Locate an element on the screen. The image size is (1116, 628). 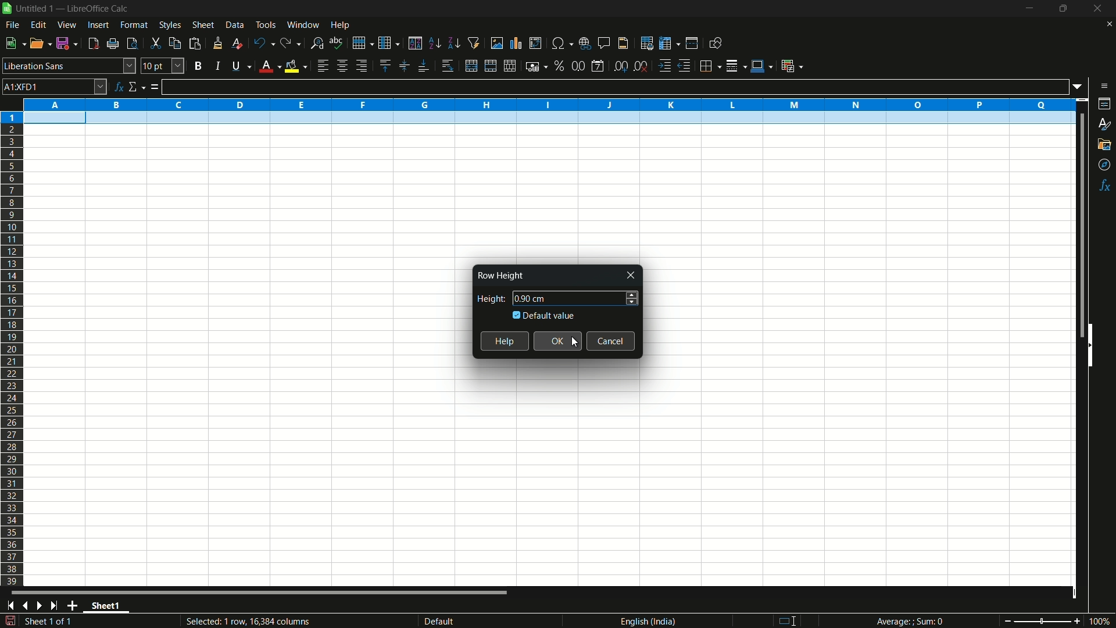
rows is located at coordinates (12, 348).